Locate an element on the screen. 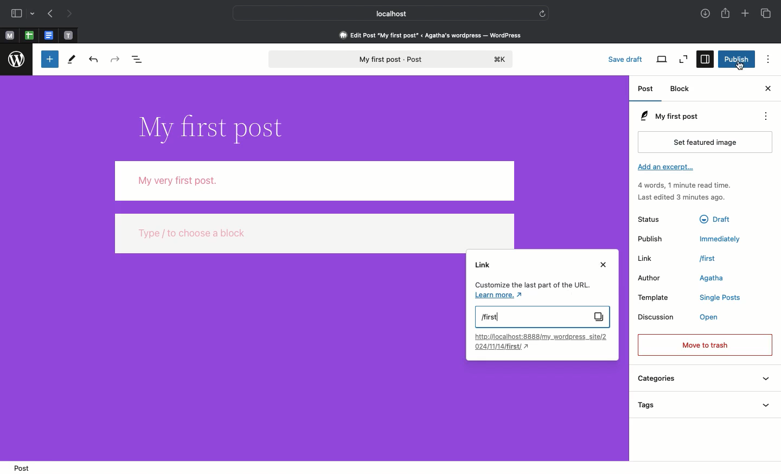  Set featured image is located at coordinates (705, 142).